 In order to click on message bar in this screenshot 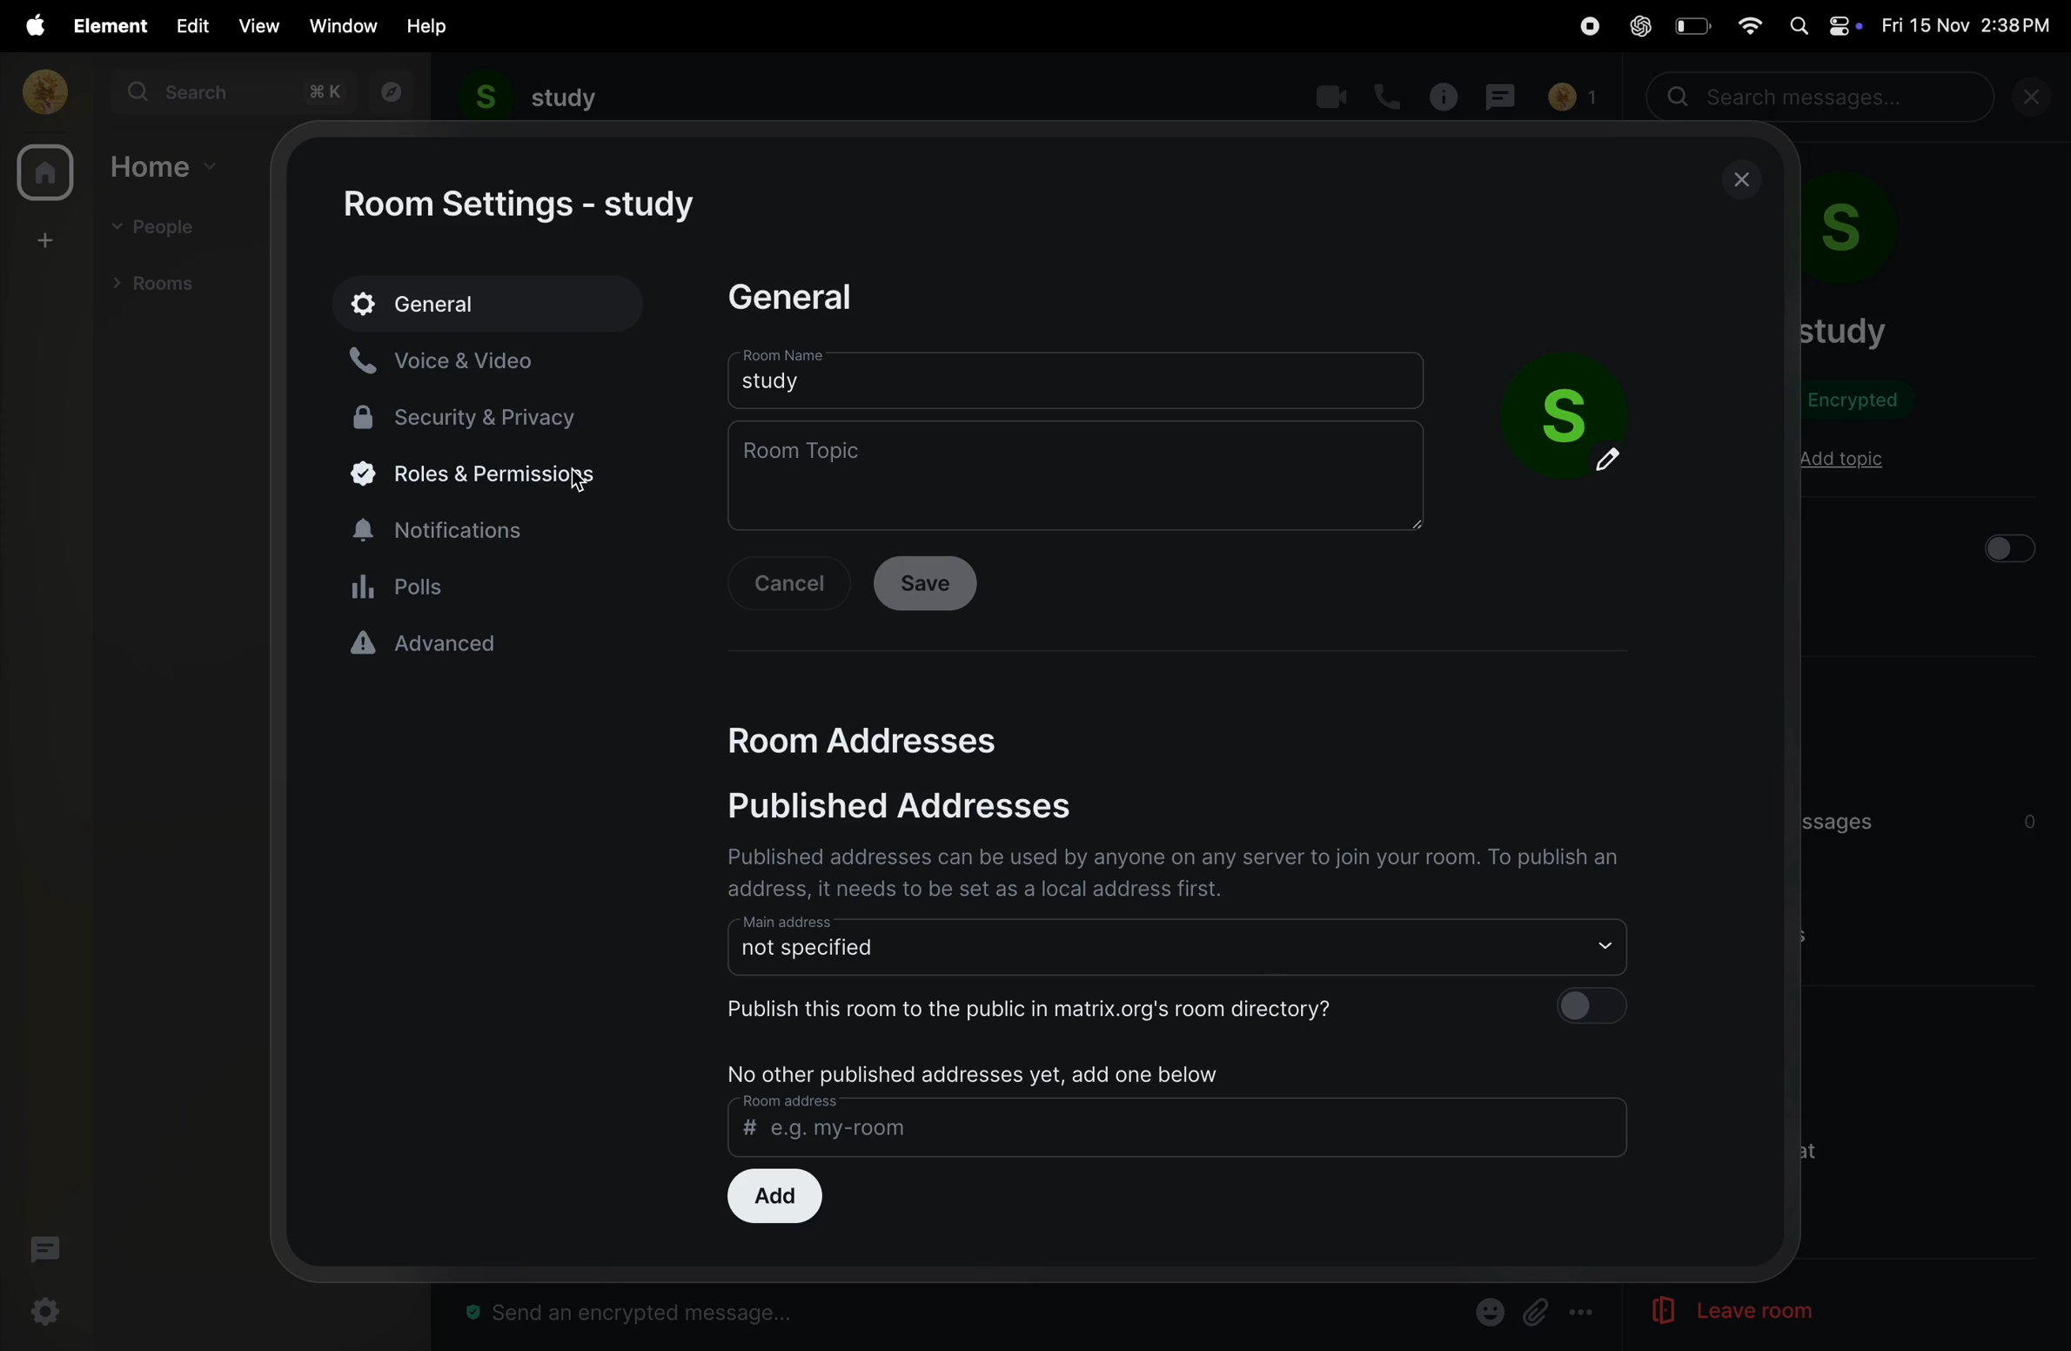, I will do `click(639, 1314)`.